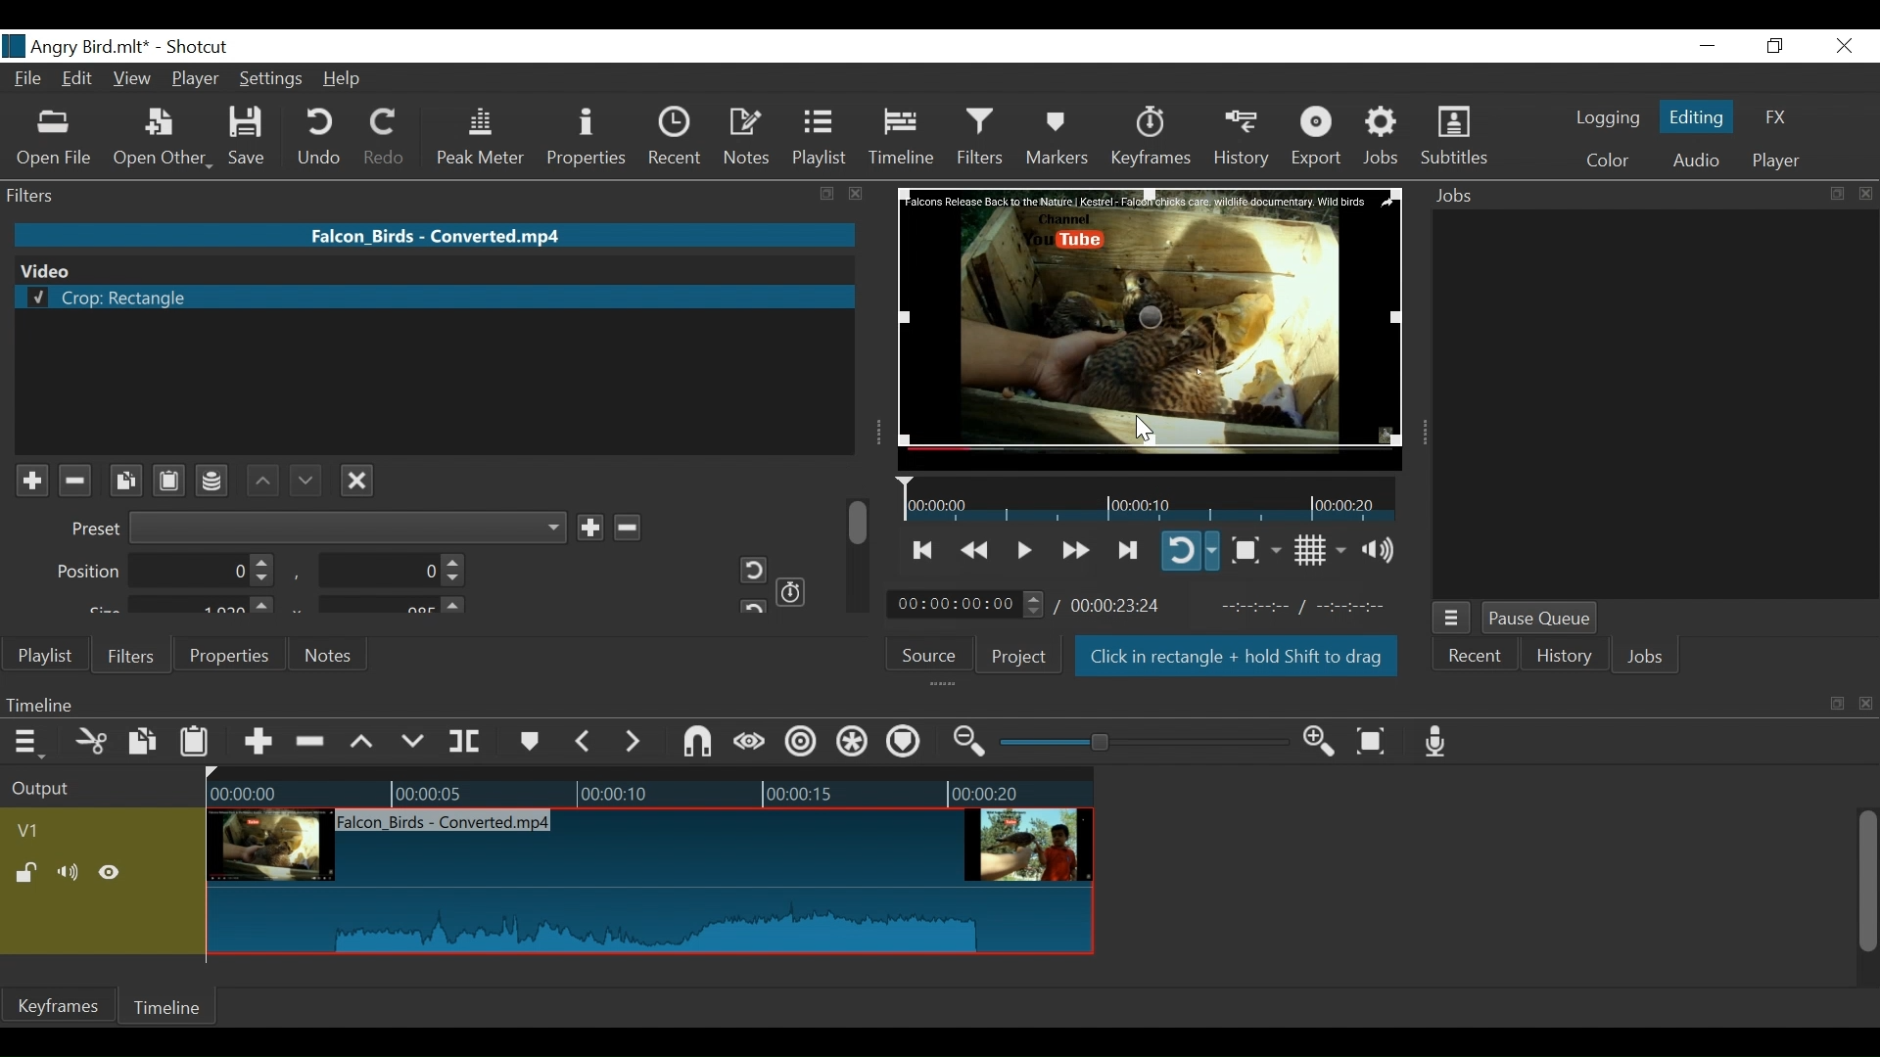 The width and height of the screenshot is (1880, 1057). Describe the element at coordinates (166, 572) in the screenshot. I see `position` at that location.